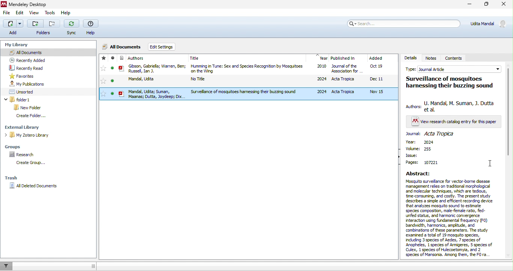 The height and width of the screenshot is (271, 513). I want to click on Mandal, Udta; Suman, Surveilance of mosquitoes harnessing the buzzing sound 2024 Acta Tropica Nov 15.
1 Samal. Sanders, so click(252, 93).